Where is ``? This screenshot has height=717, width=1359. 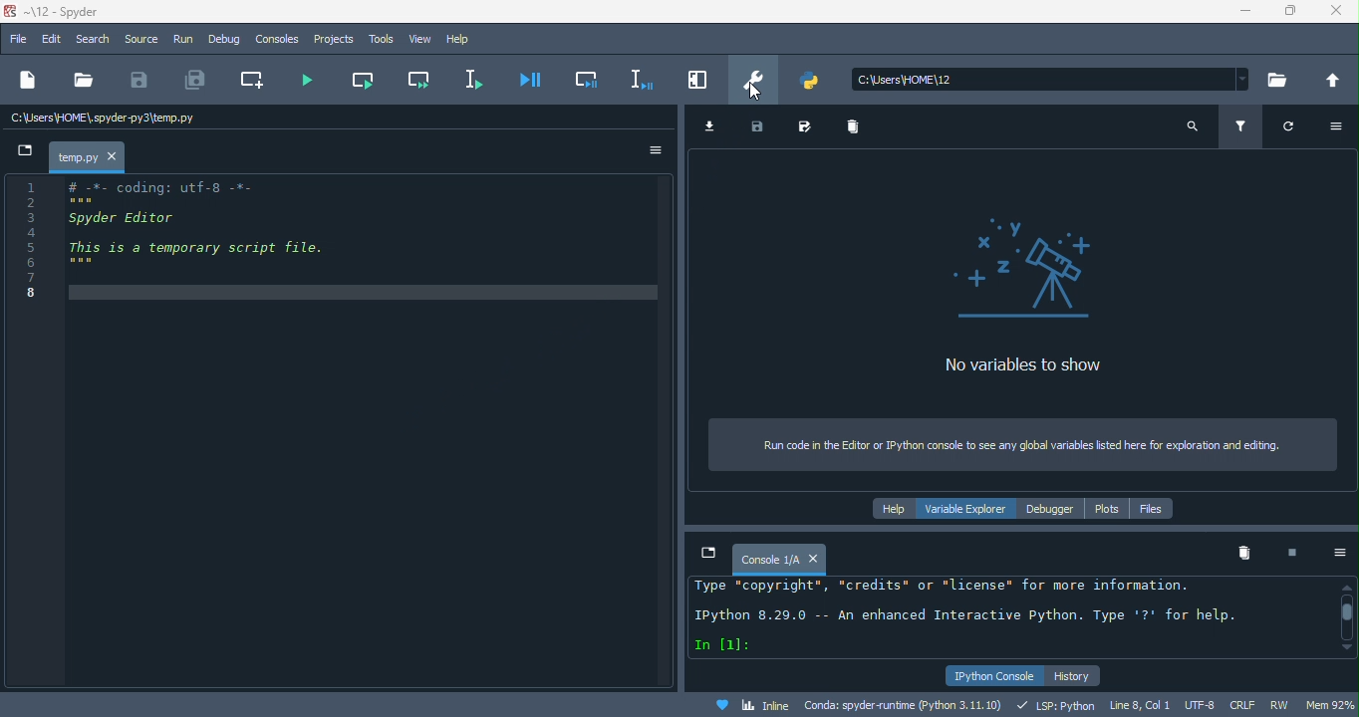  is located at coordinates (1335, 80).